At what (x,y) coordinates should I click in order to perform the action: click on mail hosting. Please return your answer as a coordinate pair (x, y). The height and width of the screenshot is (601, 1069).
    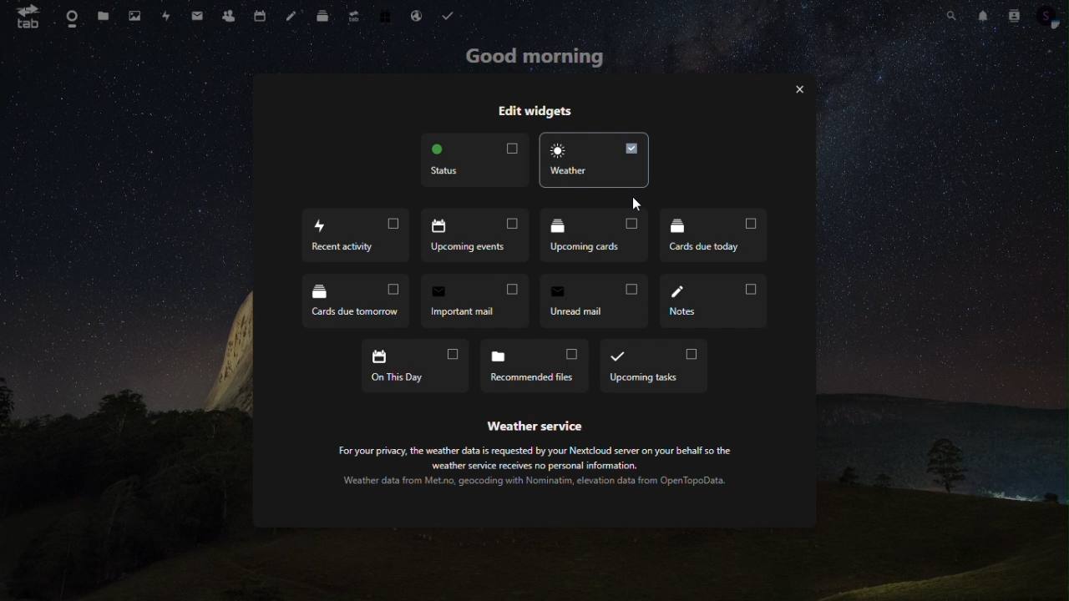
    Looking at the image, I should click on (418, 18).